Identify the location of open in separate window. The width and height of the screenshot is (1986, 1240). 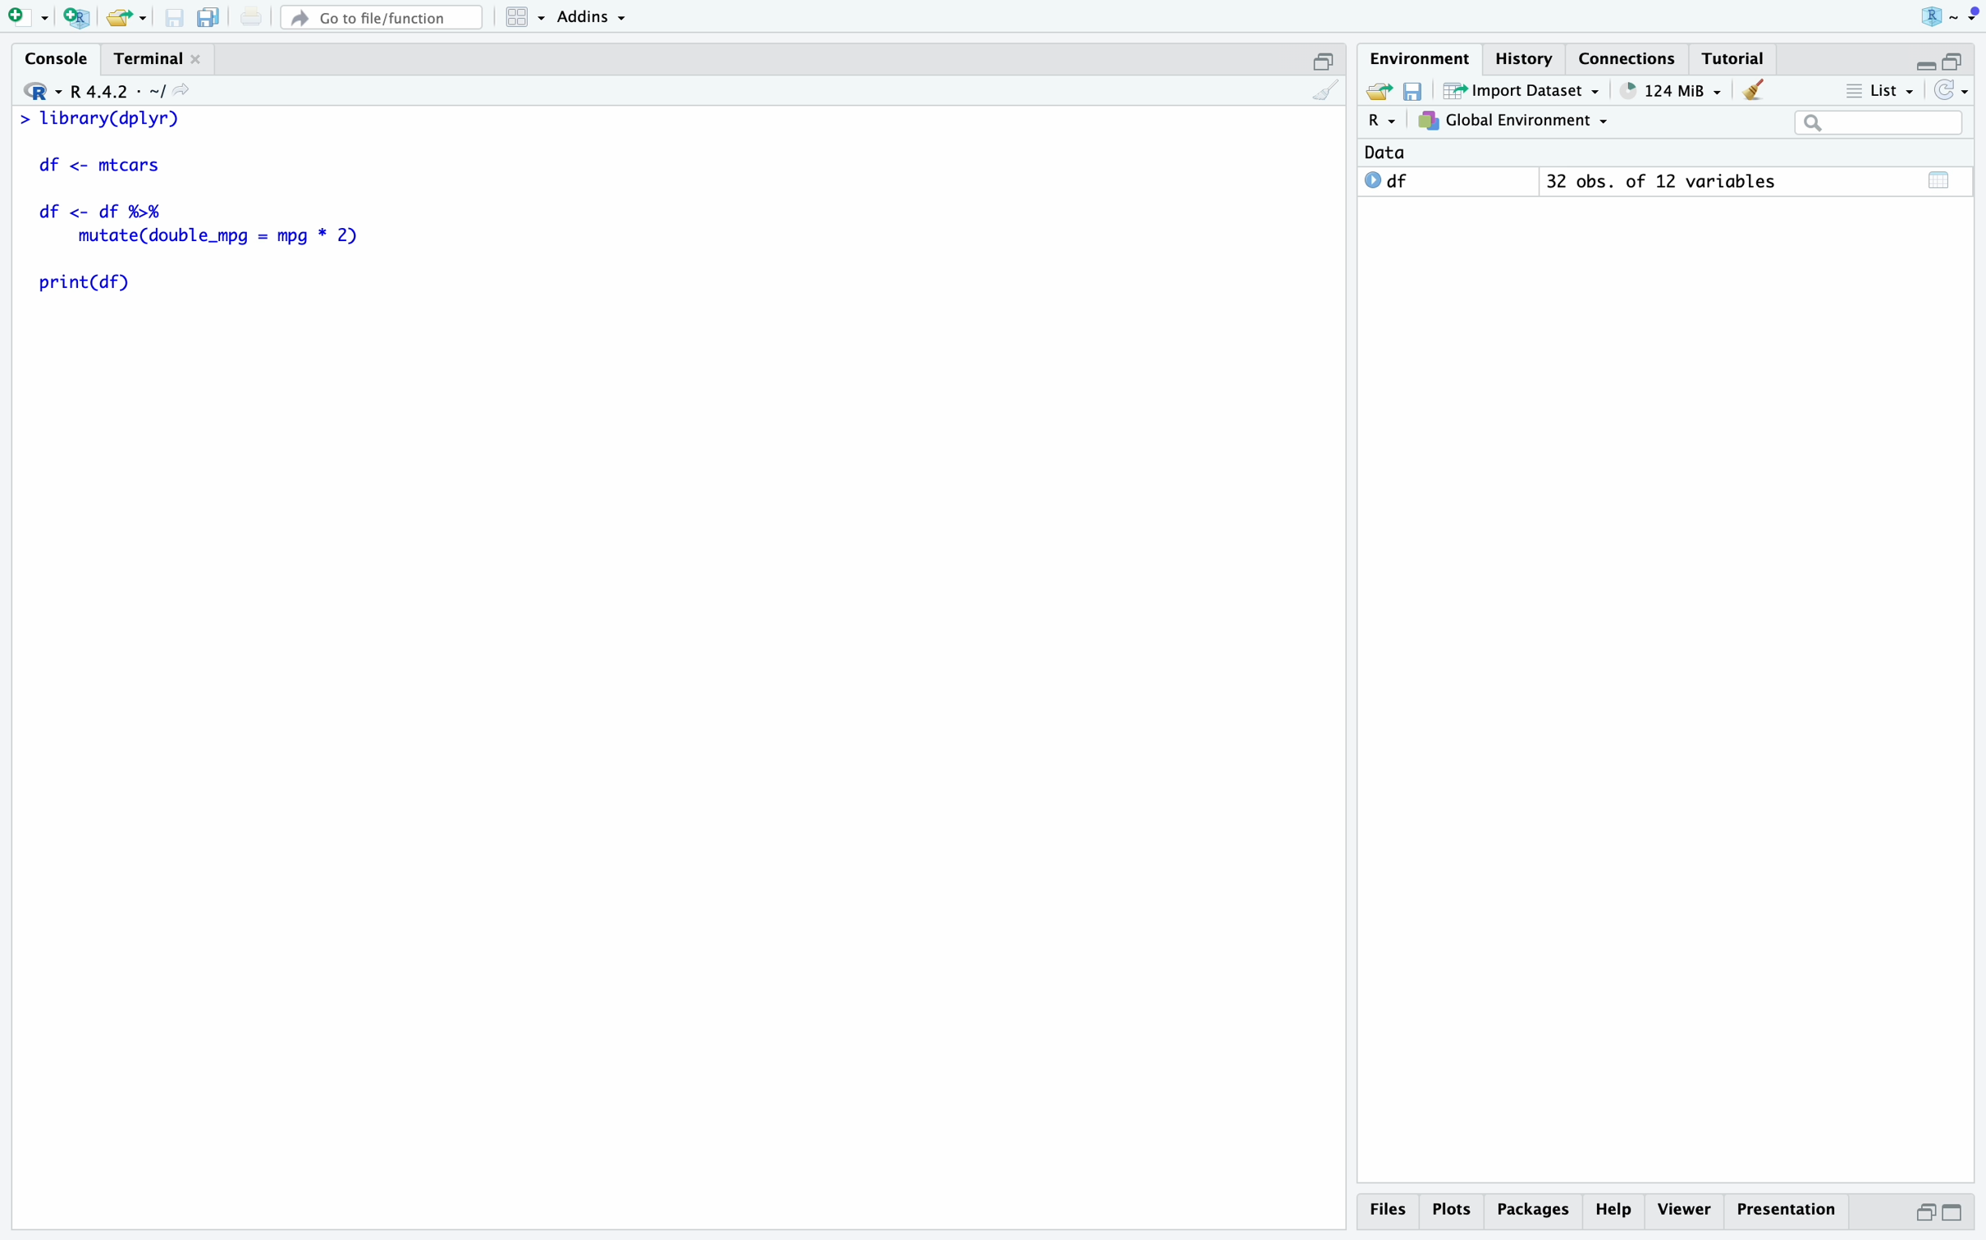
(1924, 1213).